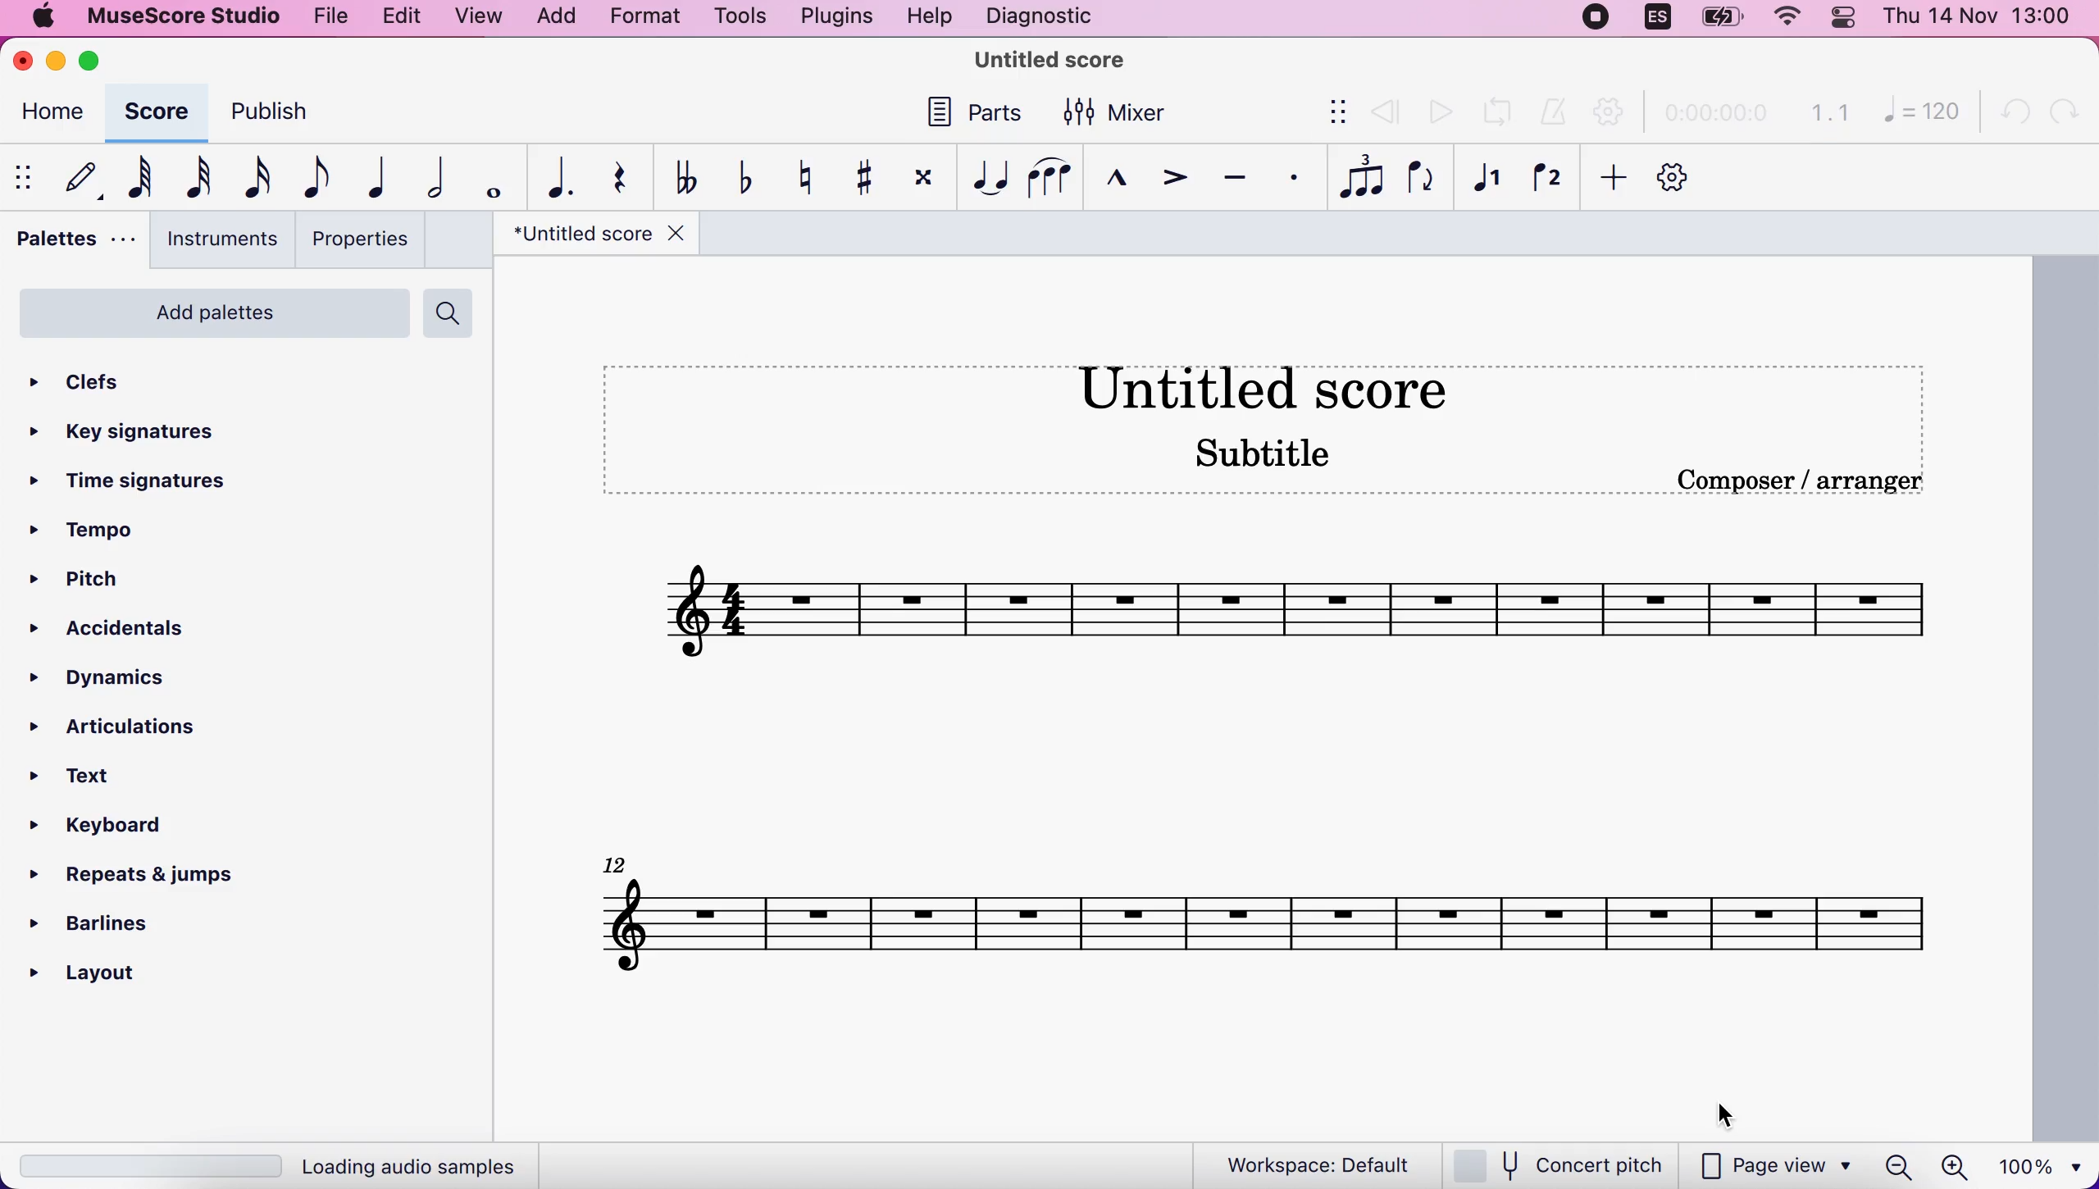 The height and width of the screenshot is (1189, 2099). What do you see at coordinates (920, 177) in the screenshot?
I see `toggle double sharp` at bounding box center [920, 177].